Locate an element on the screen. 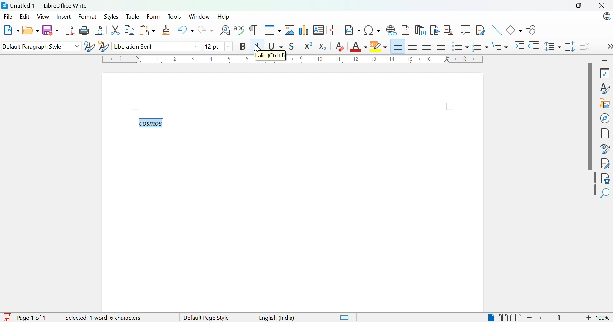 The height and width of the screenshot is (322, 613). Form is located at coordinates (153, 16).